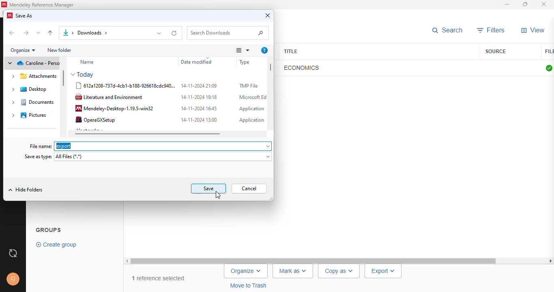 The width and height of the screenshot is (554, 292). What do you see at coordinates (249, 62) in the screenshot?
I see `file type` at bounding box center [249, 62].